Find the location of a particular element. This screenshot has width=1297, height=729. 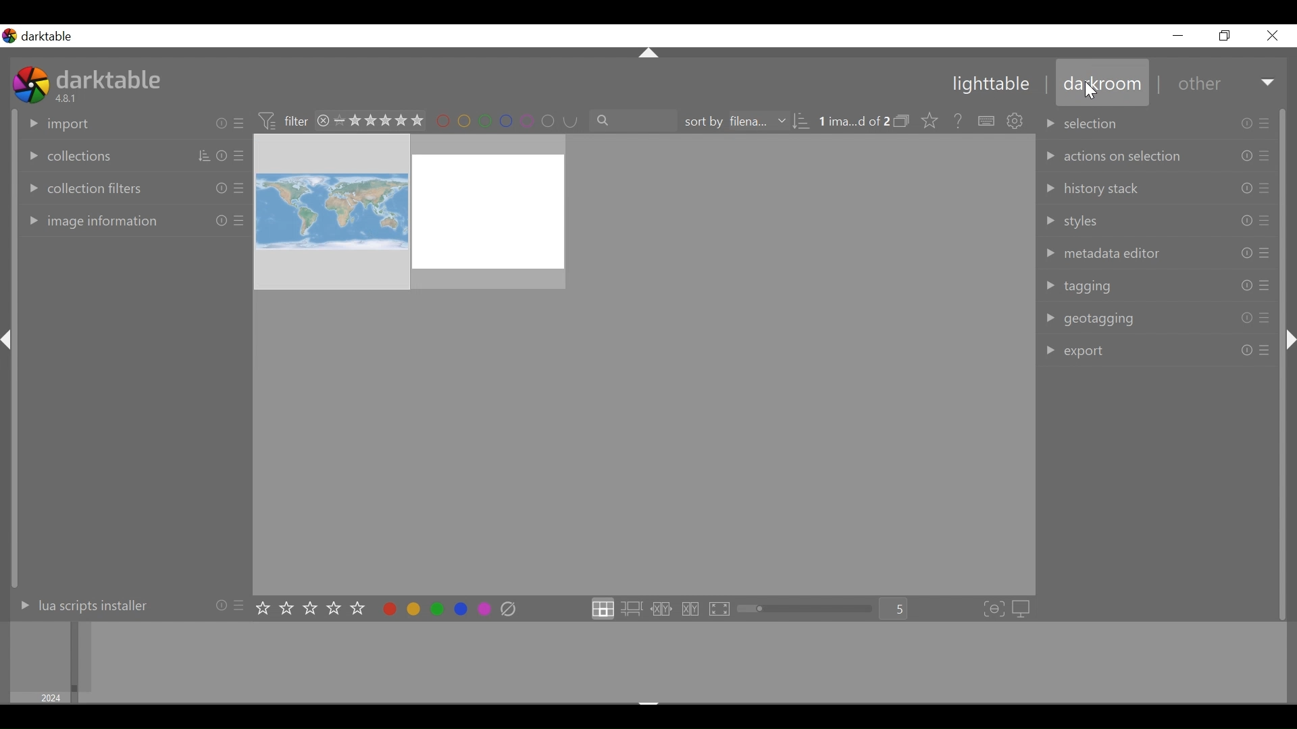

Collection is located at coordinates (130, 154).